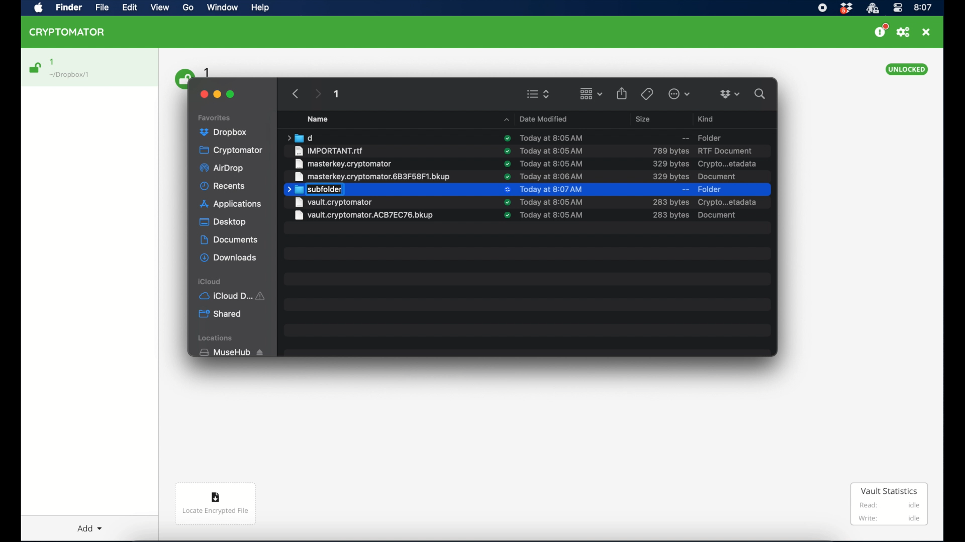  Describe the element at coordinates (337, 95) in the screenshot. I see `1` at that location.